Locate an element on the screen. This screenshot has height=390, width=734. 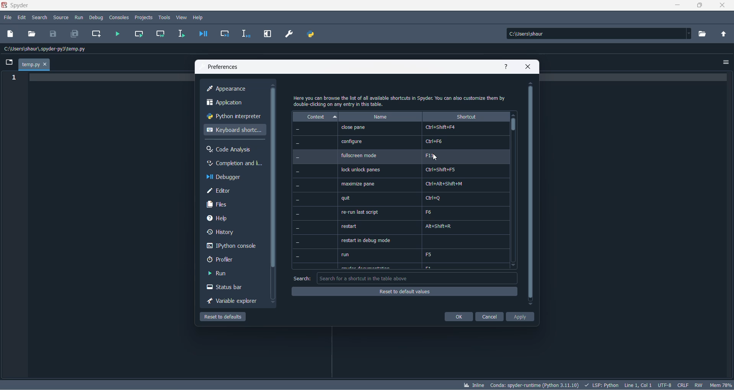
options is located at coordinates (726, 60).